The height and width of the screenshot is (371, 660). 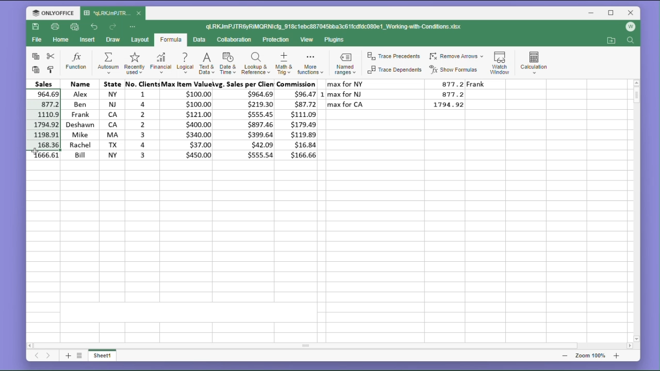 I want to click on formula, so click(x=170, y=40).